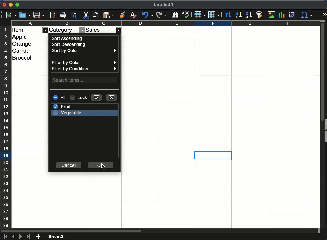  I want to click on finder, so click(175, 15).